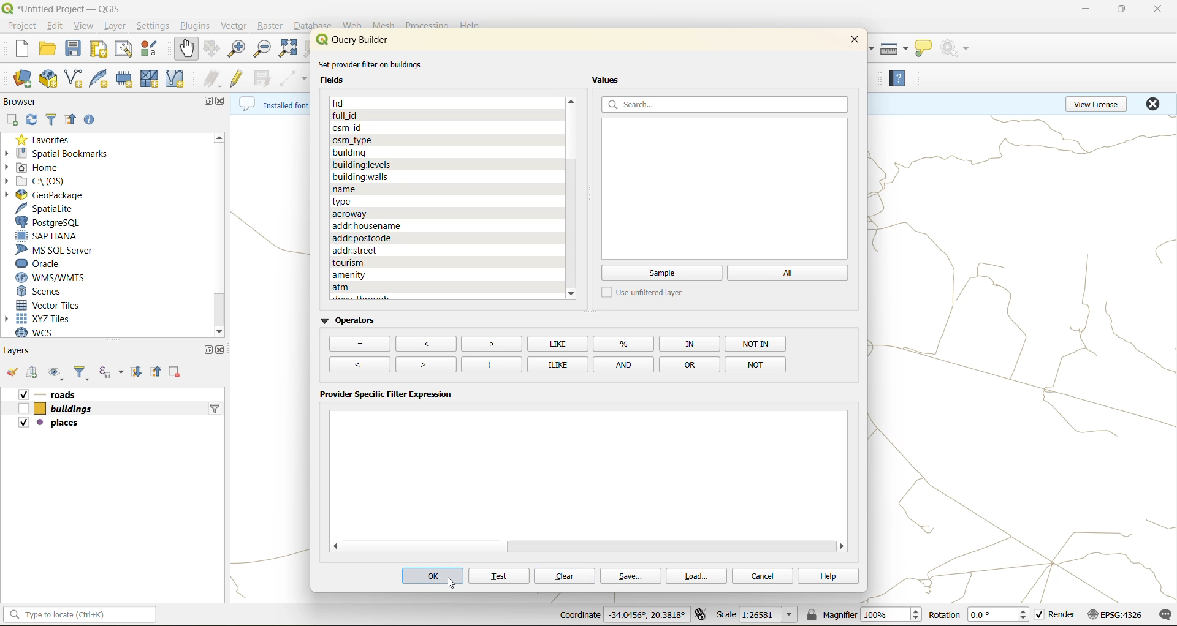 This screenshot has height=626, width=1177. What do you see at coordinates (427, 364) in the screenshot?
I see `opertators` at bounding box center [427, 364].